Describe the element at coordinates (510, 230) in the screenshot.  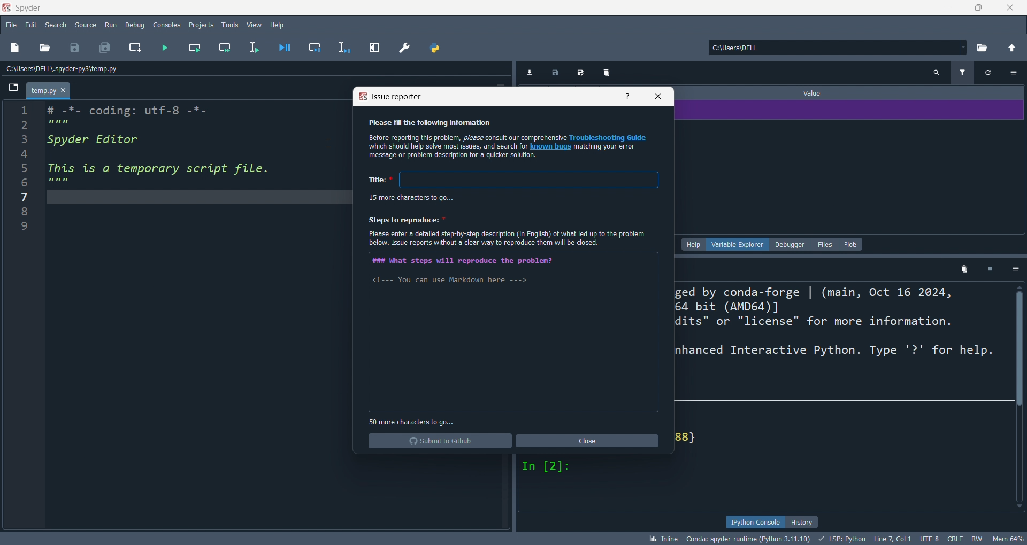
I see `Steps to reproduce:
Please enter a detailed step-by-step description (in English) of what led up to the problem
below. Issue reports without a clear way to reproduce them will be closed.` at that location.